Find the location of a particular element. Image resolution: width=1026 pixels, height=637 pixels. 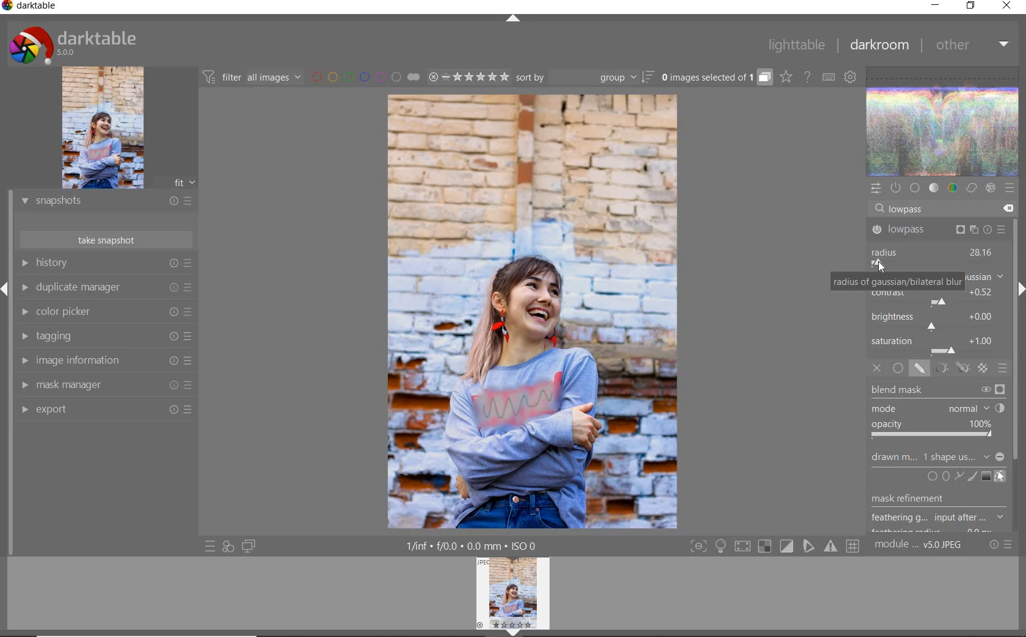

correct is located at coordinates (971, 189).